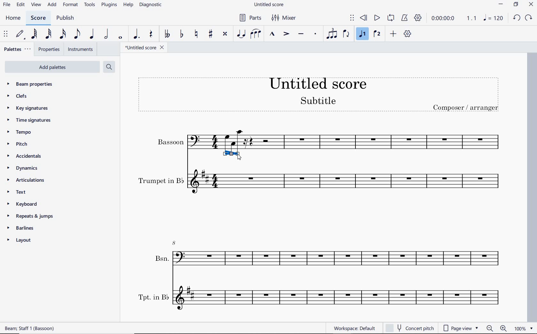  What do you see at coordinates (21, 34) in the screenshot?
I see `default (step time)` at bounding box center [21, 34].